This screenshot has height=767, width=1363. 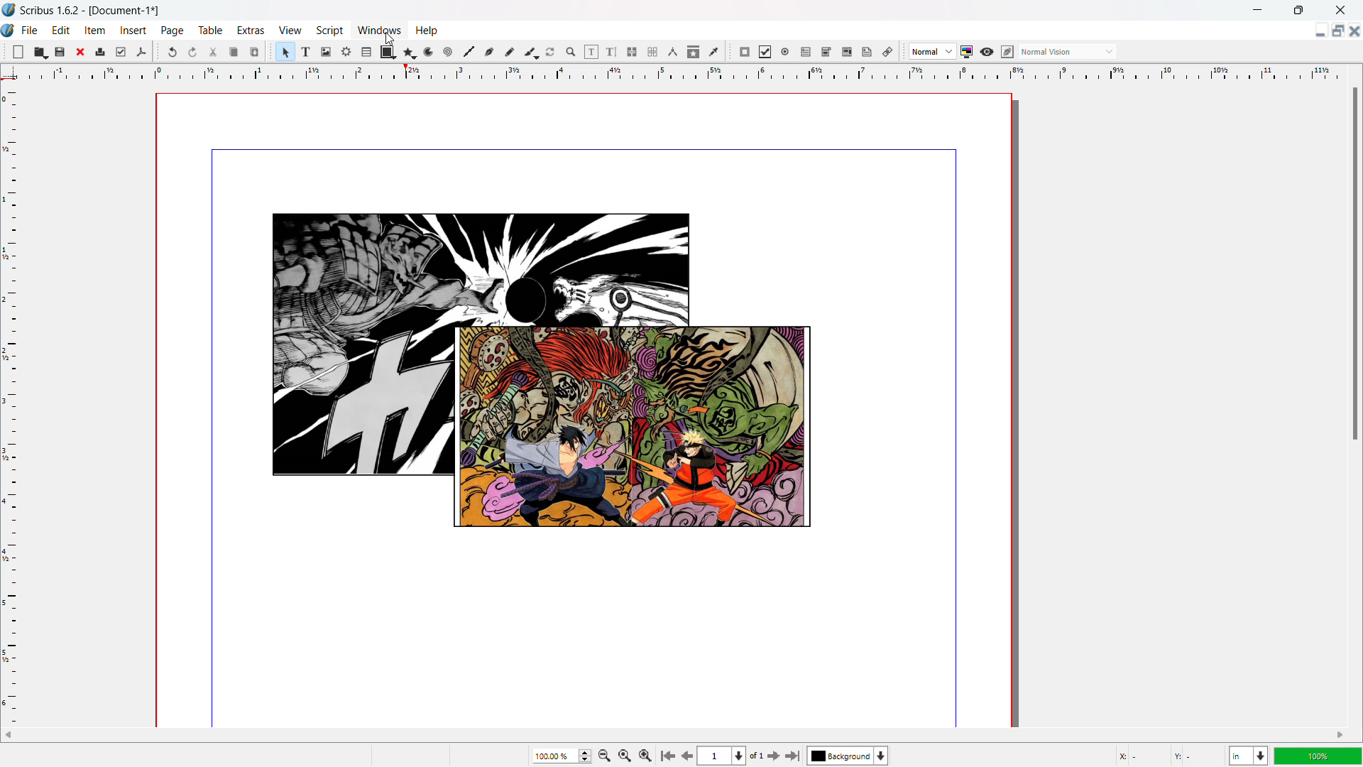 What do you see at coordinates (867, 52) in the screenshot?
I see `text annotation` at bounding box center [867, 52].